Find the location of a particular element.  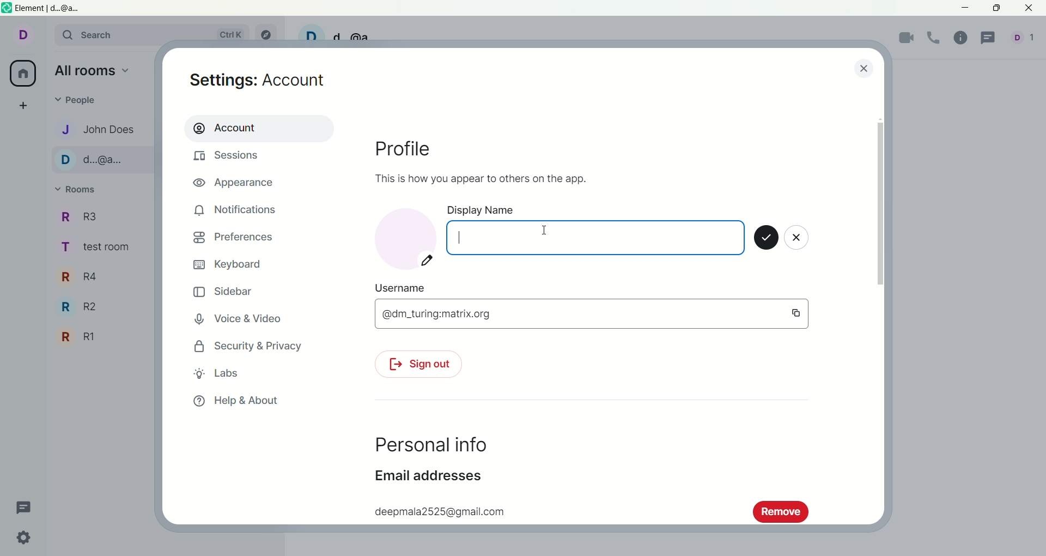

profile is located at coordinates (413, 152).